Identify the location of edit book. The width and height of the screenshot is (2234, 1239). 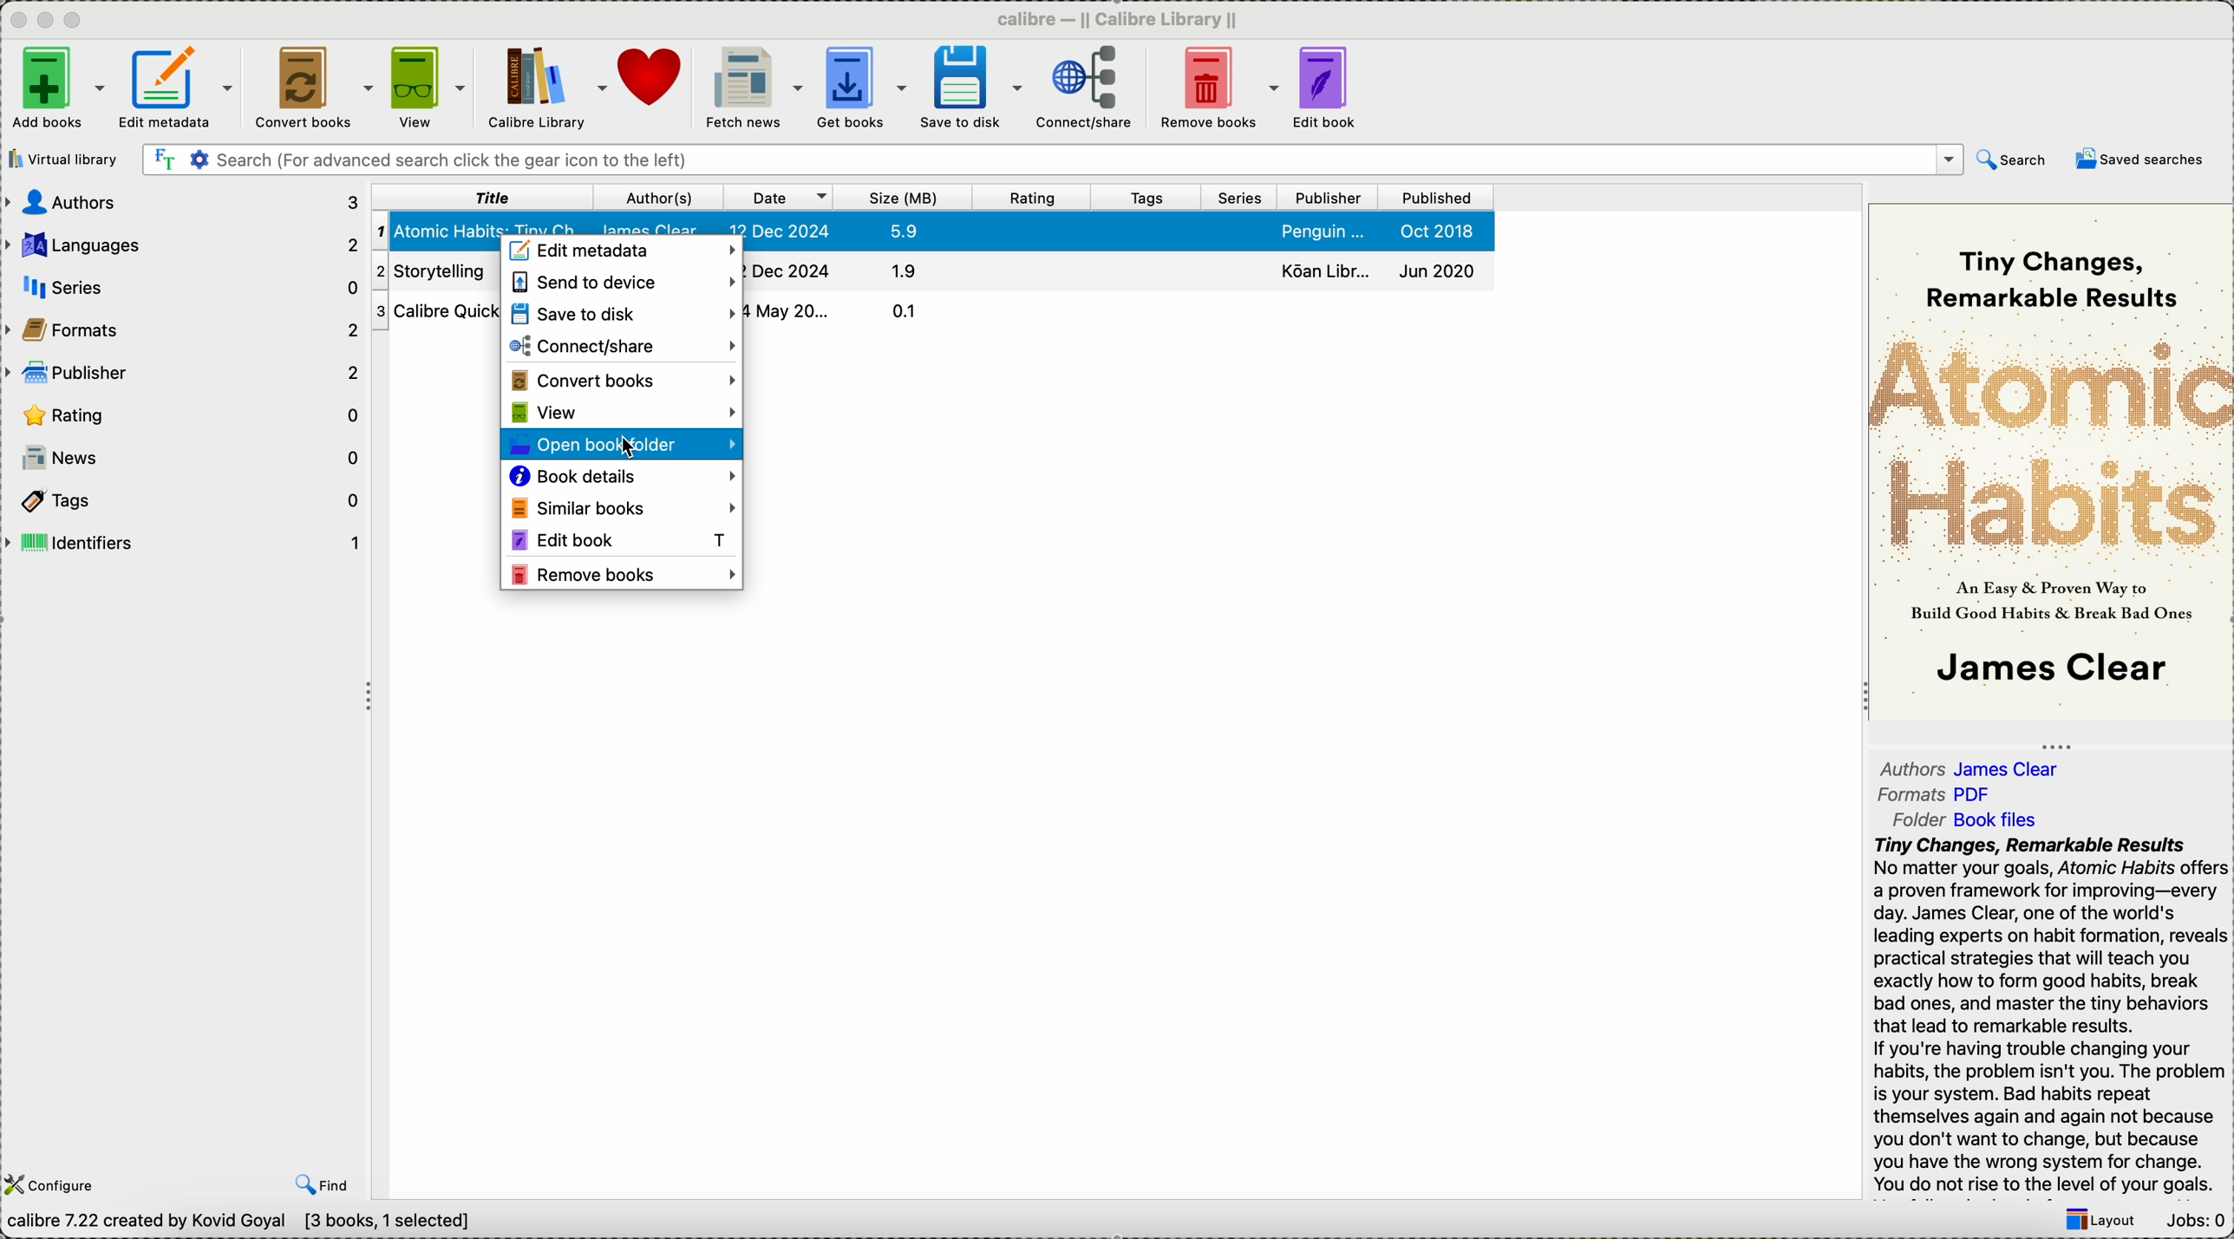
(618, 538).